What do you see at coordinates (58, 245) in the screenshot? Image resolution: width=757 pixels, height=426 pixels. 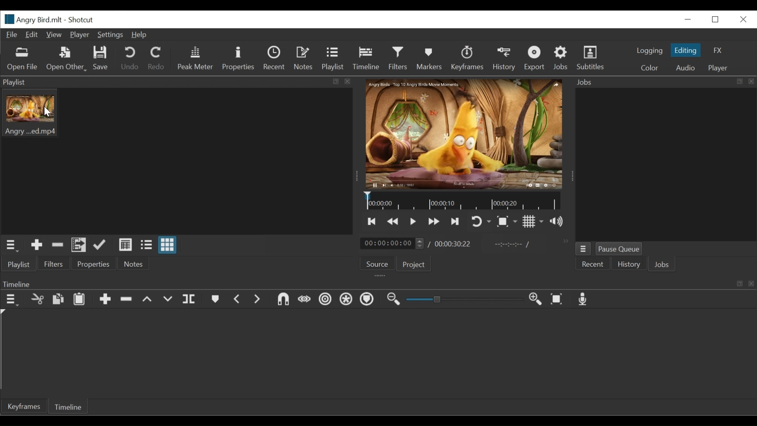 I see `Remove cut` at bounding box center [58, 245].